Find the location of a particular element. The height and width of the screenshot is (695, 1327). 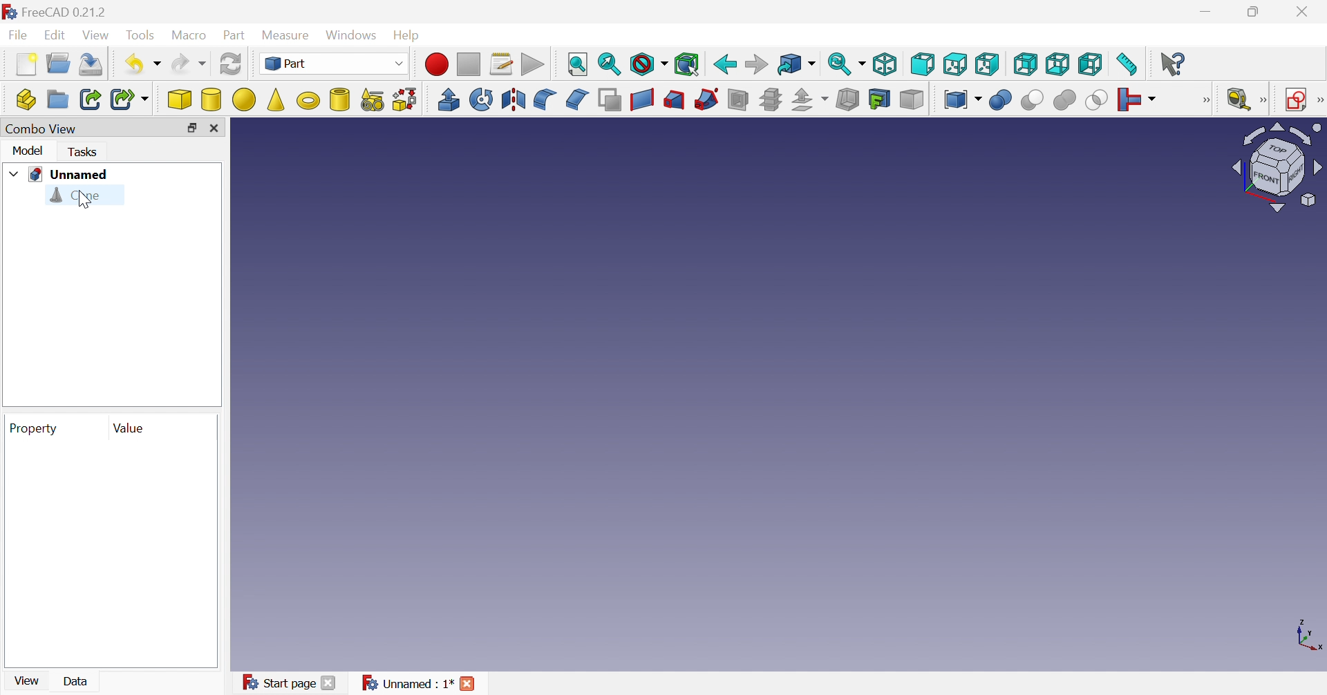

Create is located at coordinates (339, 98).